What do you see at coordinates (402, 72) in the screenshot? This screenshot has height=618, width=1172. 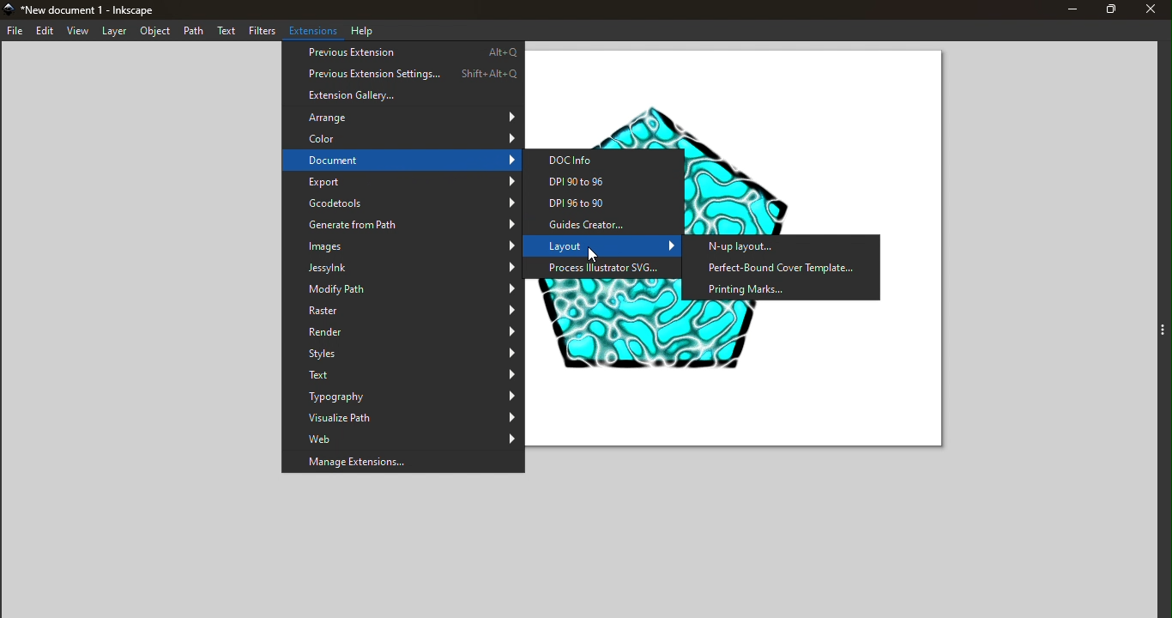 I see `Previous Extension Settings...` at bounding box center [402, 72].